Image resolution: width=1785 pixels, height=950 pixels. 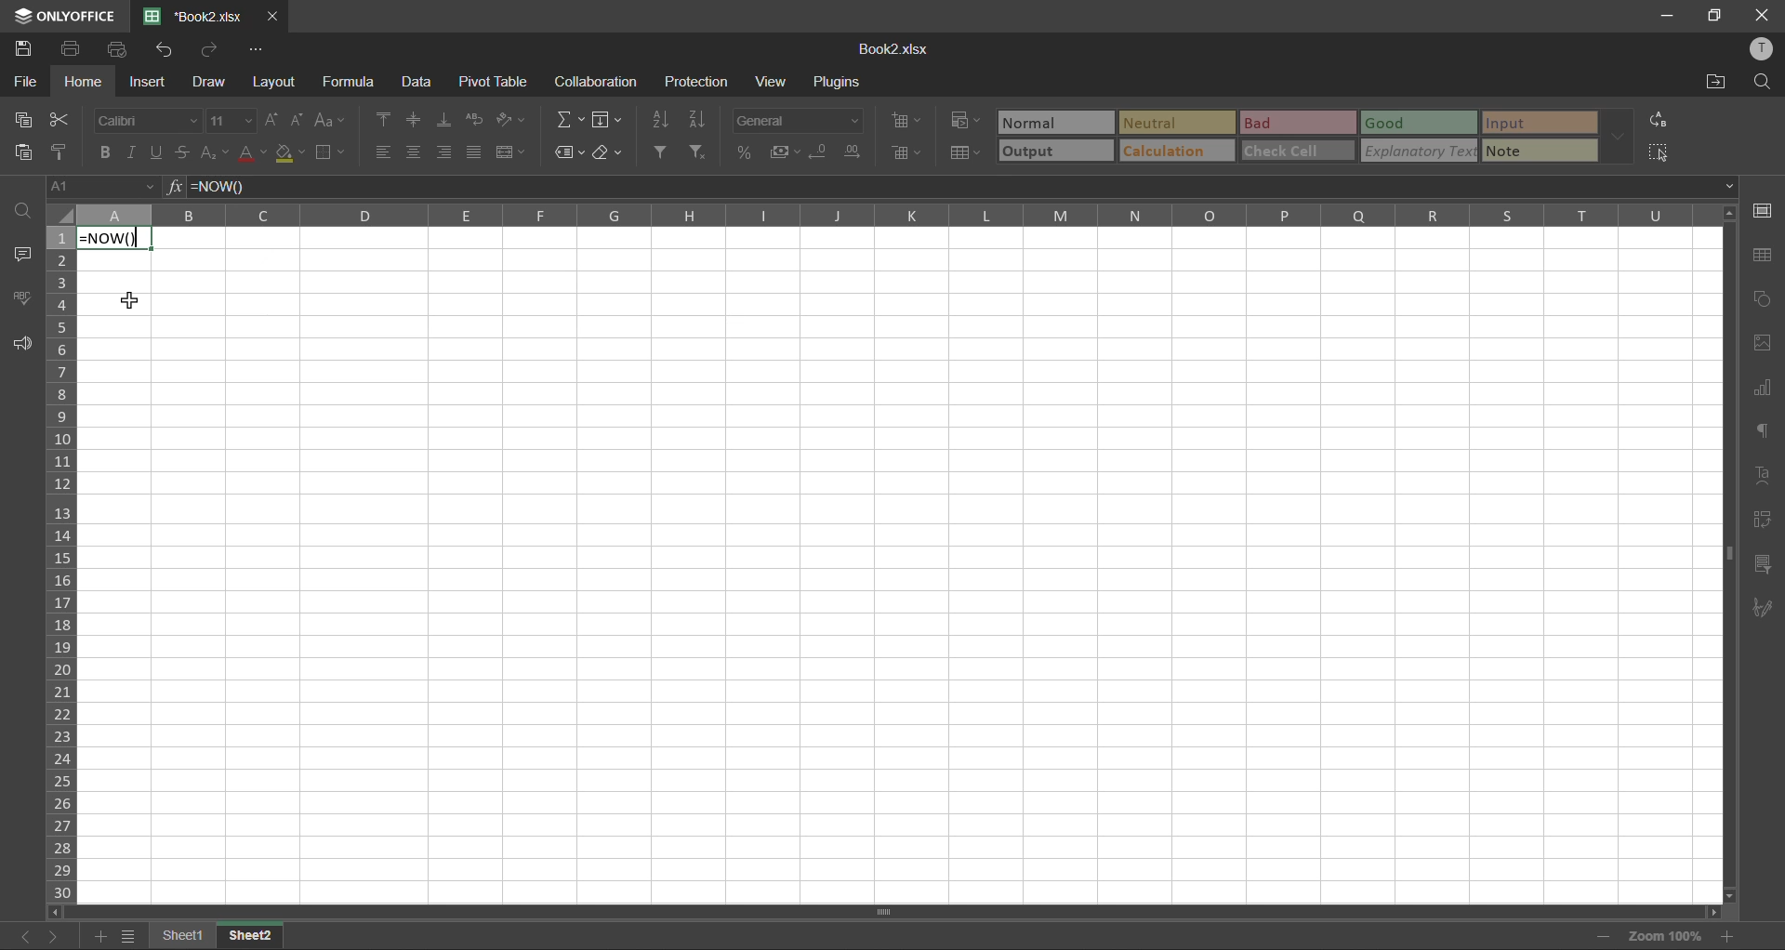 What do you see at coordinates (25, 119) in the screenshot?
I see `copy` at bounding box center [25, 119].